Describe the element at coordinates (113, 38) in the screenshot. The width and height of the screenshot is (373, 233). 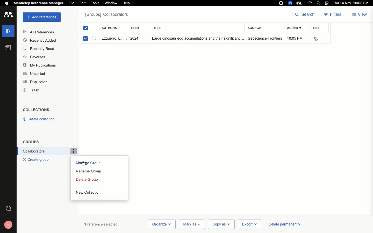
I see `Favorite` at that location.